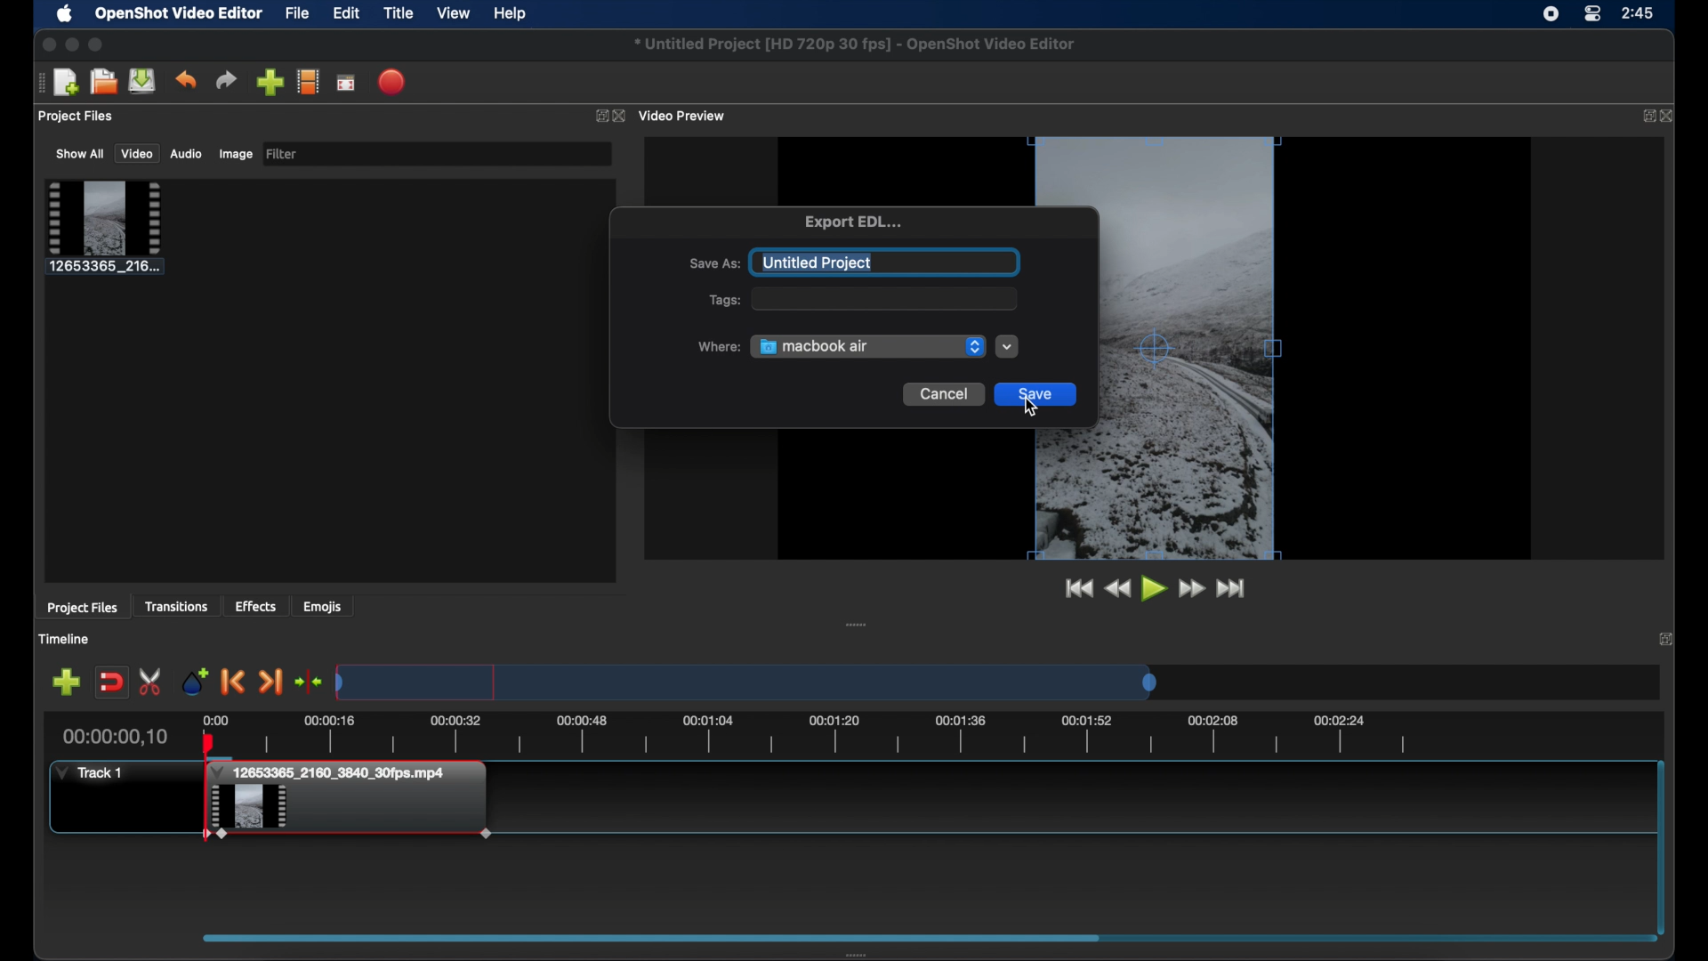 This screenshot has height=961, width=1708. What do you see at coordinates (77, 117) in the screenshot?
I see `project files` at bounding box center [77, 117].